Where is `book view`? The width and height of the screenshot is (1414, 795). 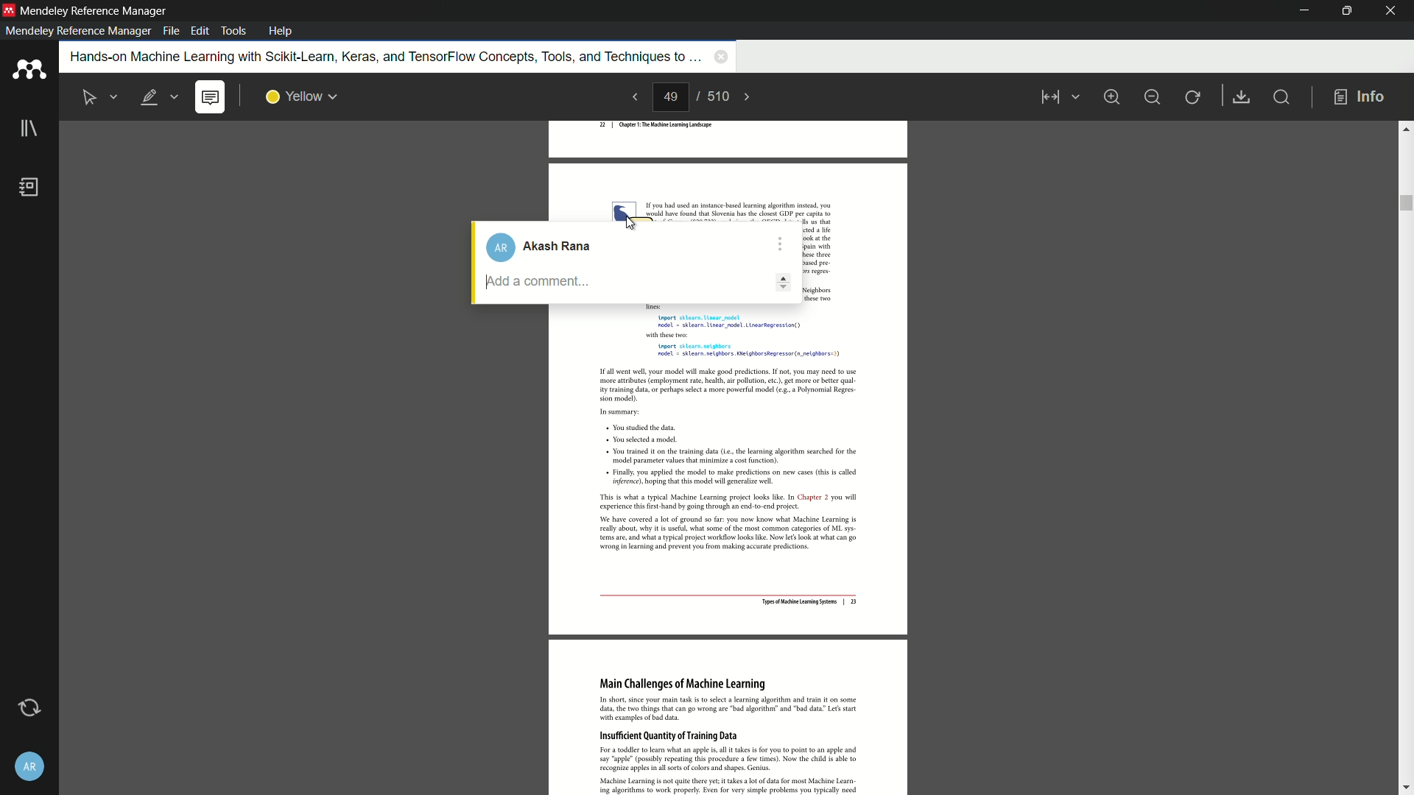 book view is located at coordinates (1055, 99).